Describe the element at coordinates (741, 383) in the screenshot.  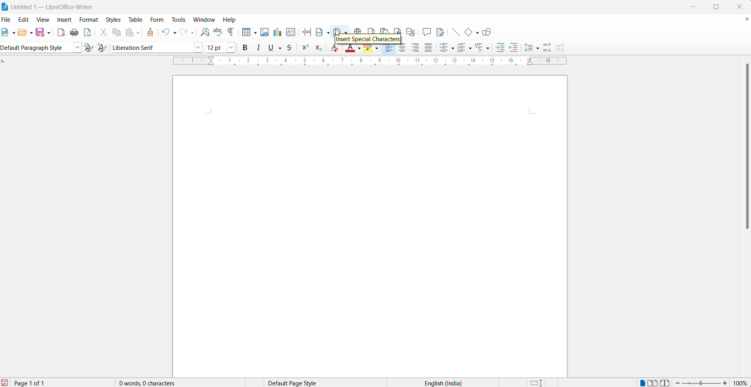
I see `zoom percentage` at that location.